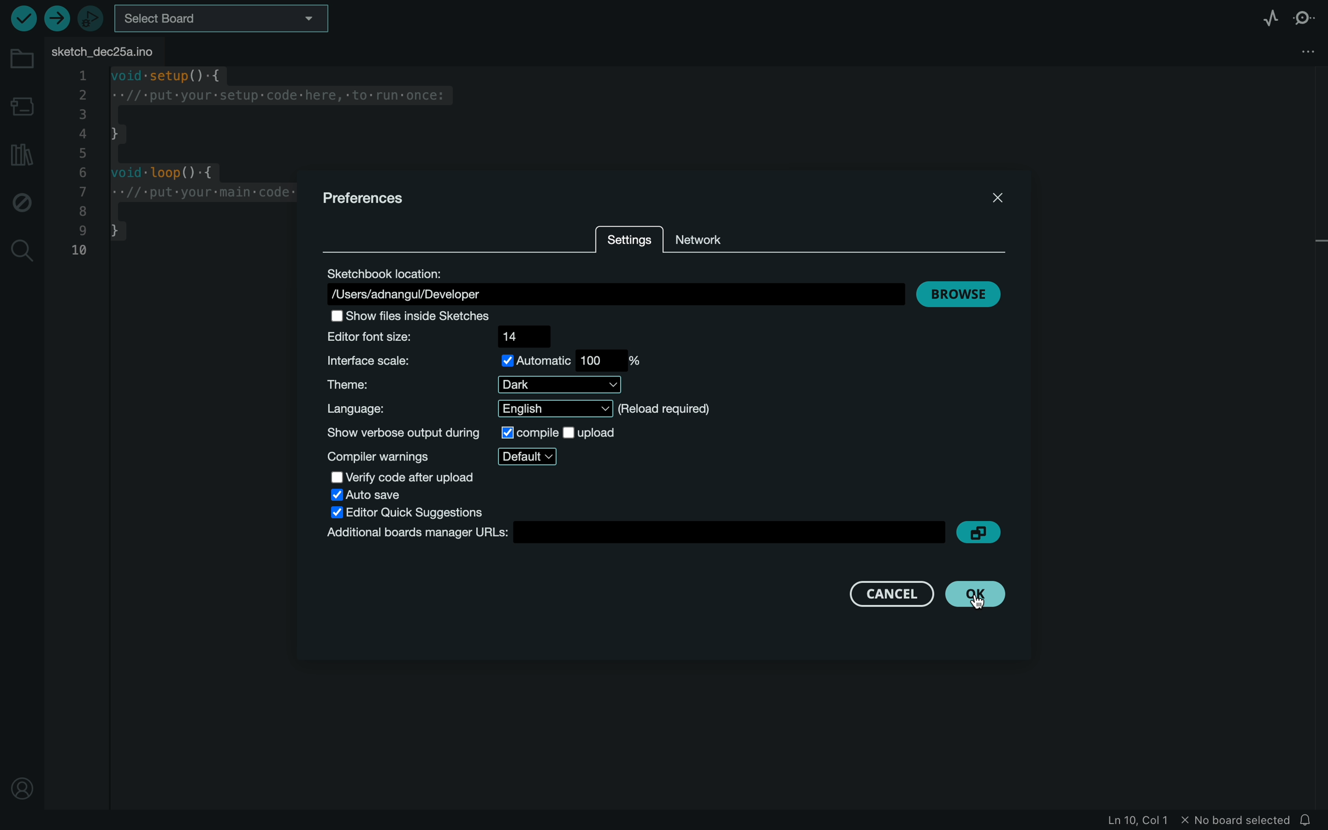 This screenshot has height=830, width=1328. What do you see at coordinates (367, 198) in the screenshot?
I see `prefernces` at bounding box center [367, 198].